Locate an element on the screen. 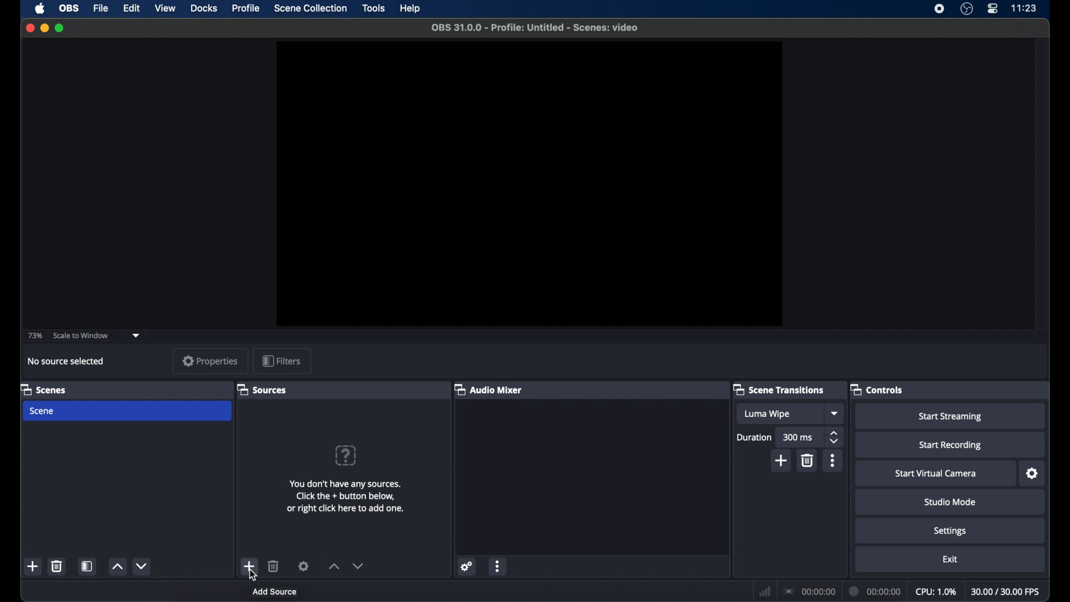 The image size is (1070, 602). more options is located at coordinates (499, 566).